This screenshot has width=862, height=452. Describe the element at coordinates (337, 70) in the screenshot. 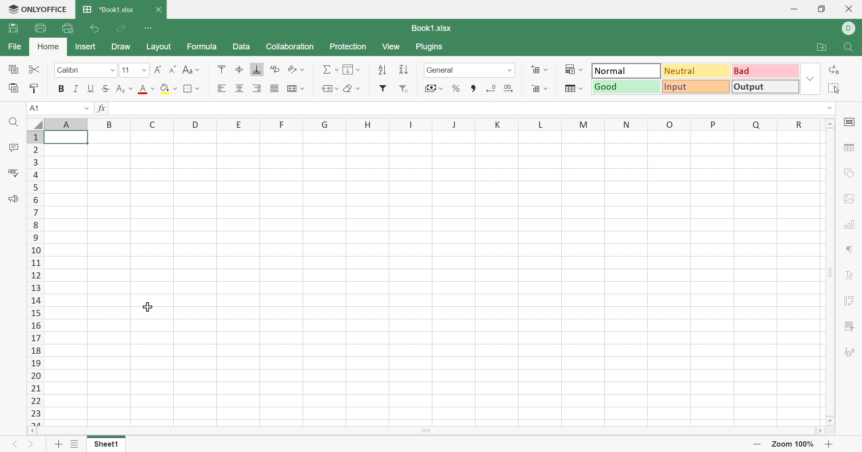

I see `Drop Down` at that location.